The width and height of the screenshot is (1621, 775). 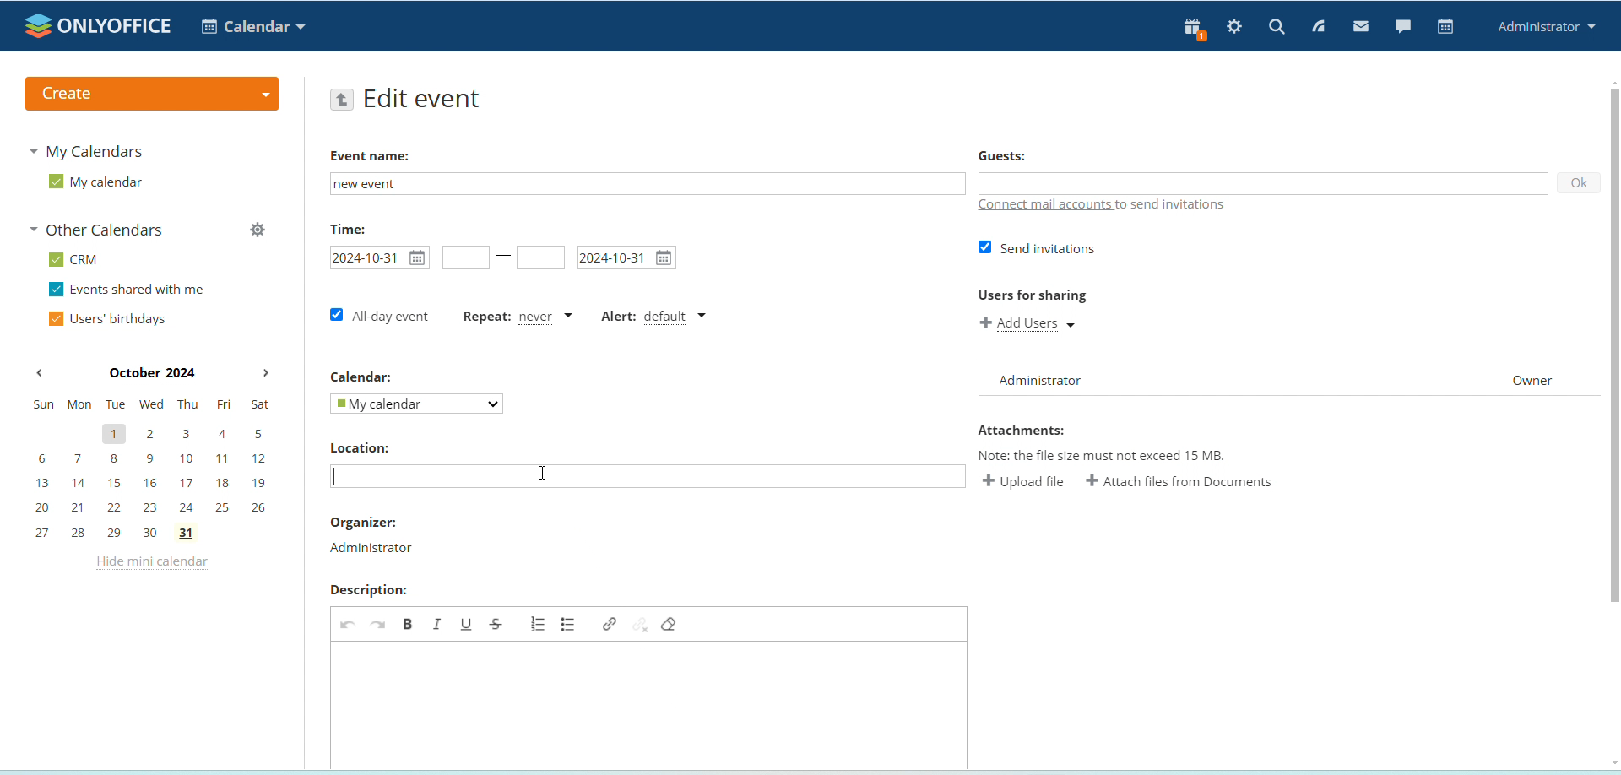 I want to click on manage, so click(x=257, y=232).